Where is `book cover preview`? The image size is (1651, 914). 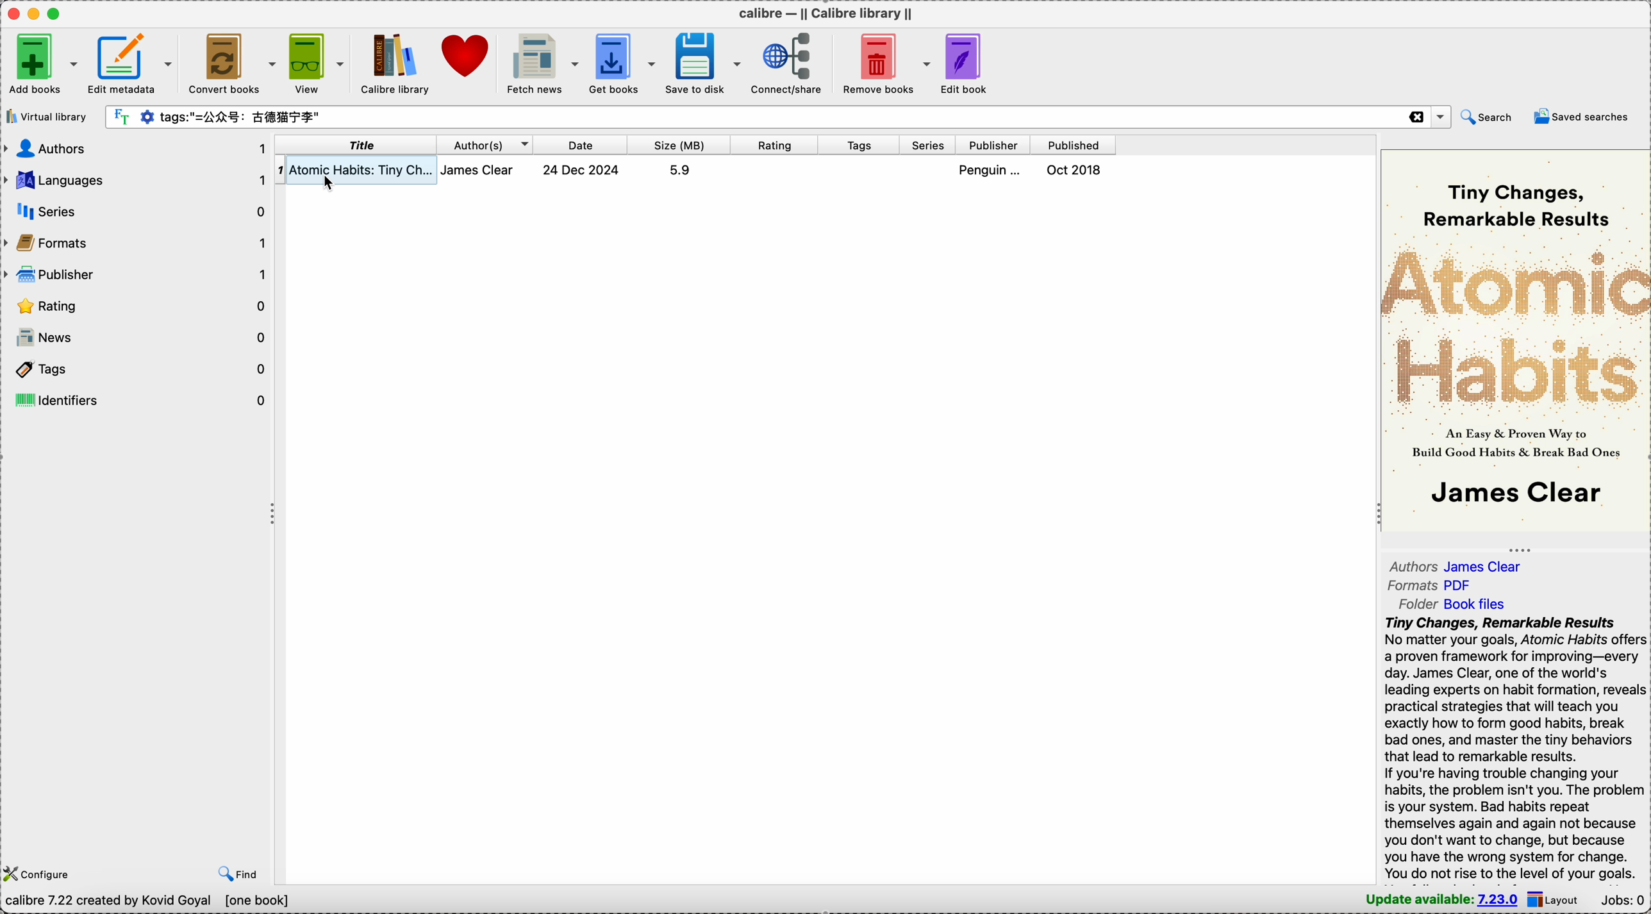
book cover preview is located at coordinates (1515, 342).